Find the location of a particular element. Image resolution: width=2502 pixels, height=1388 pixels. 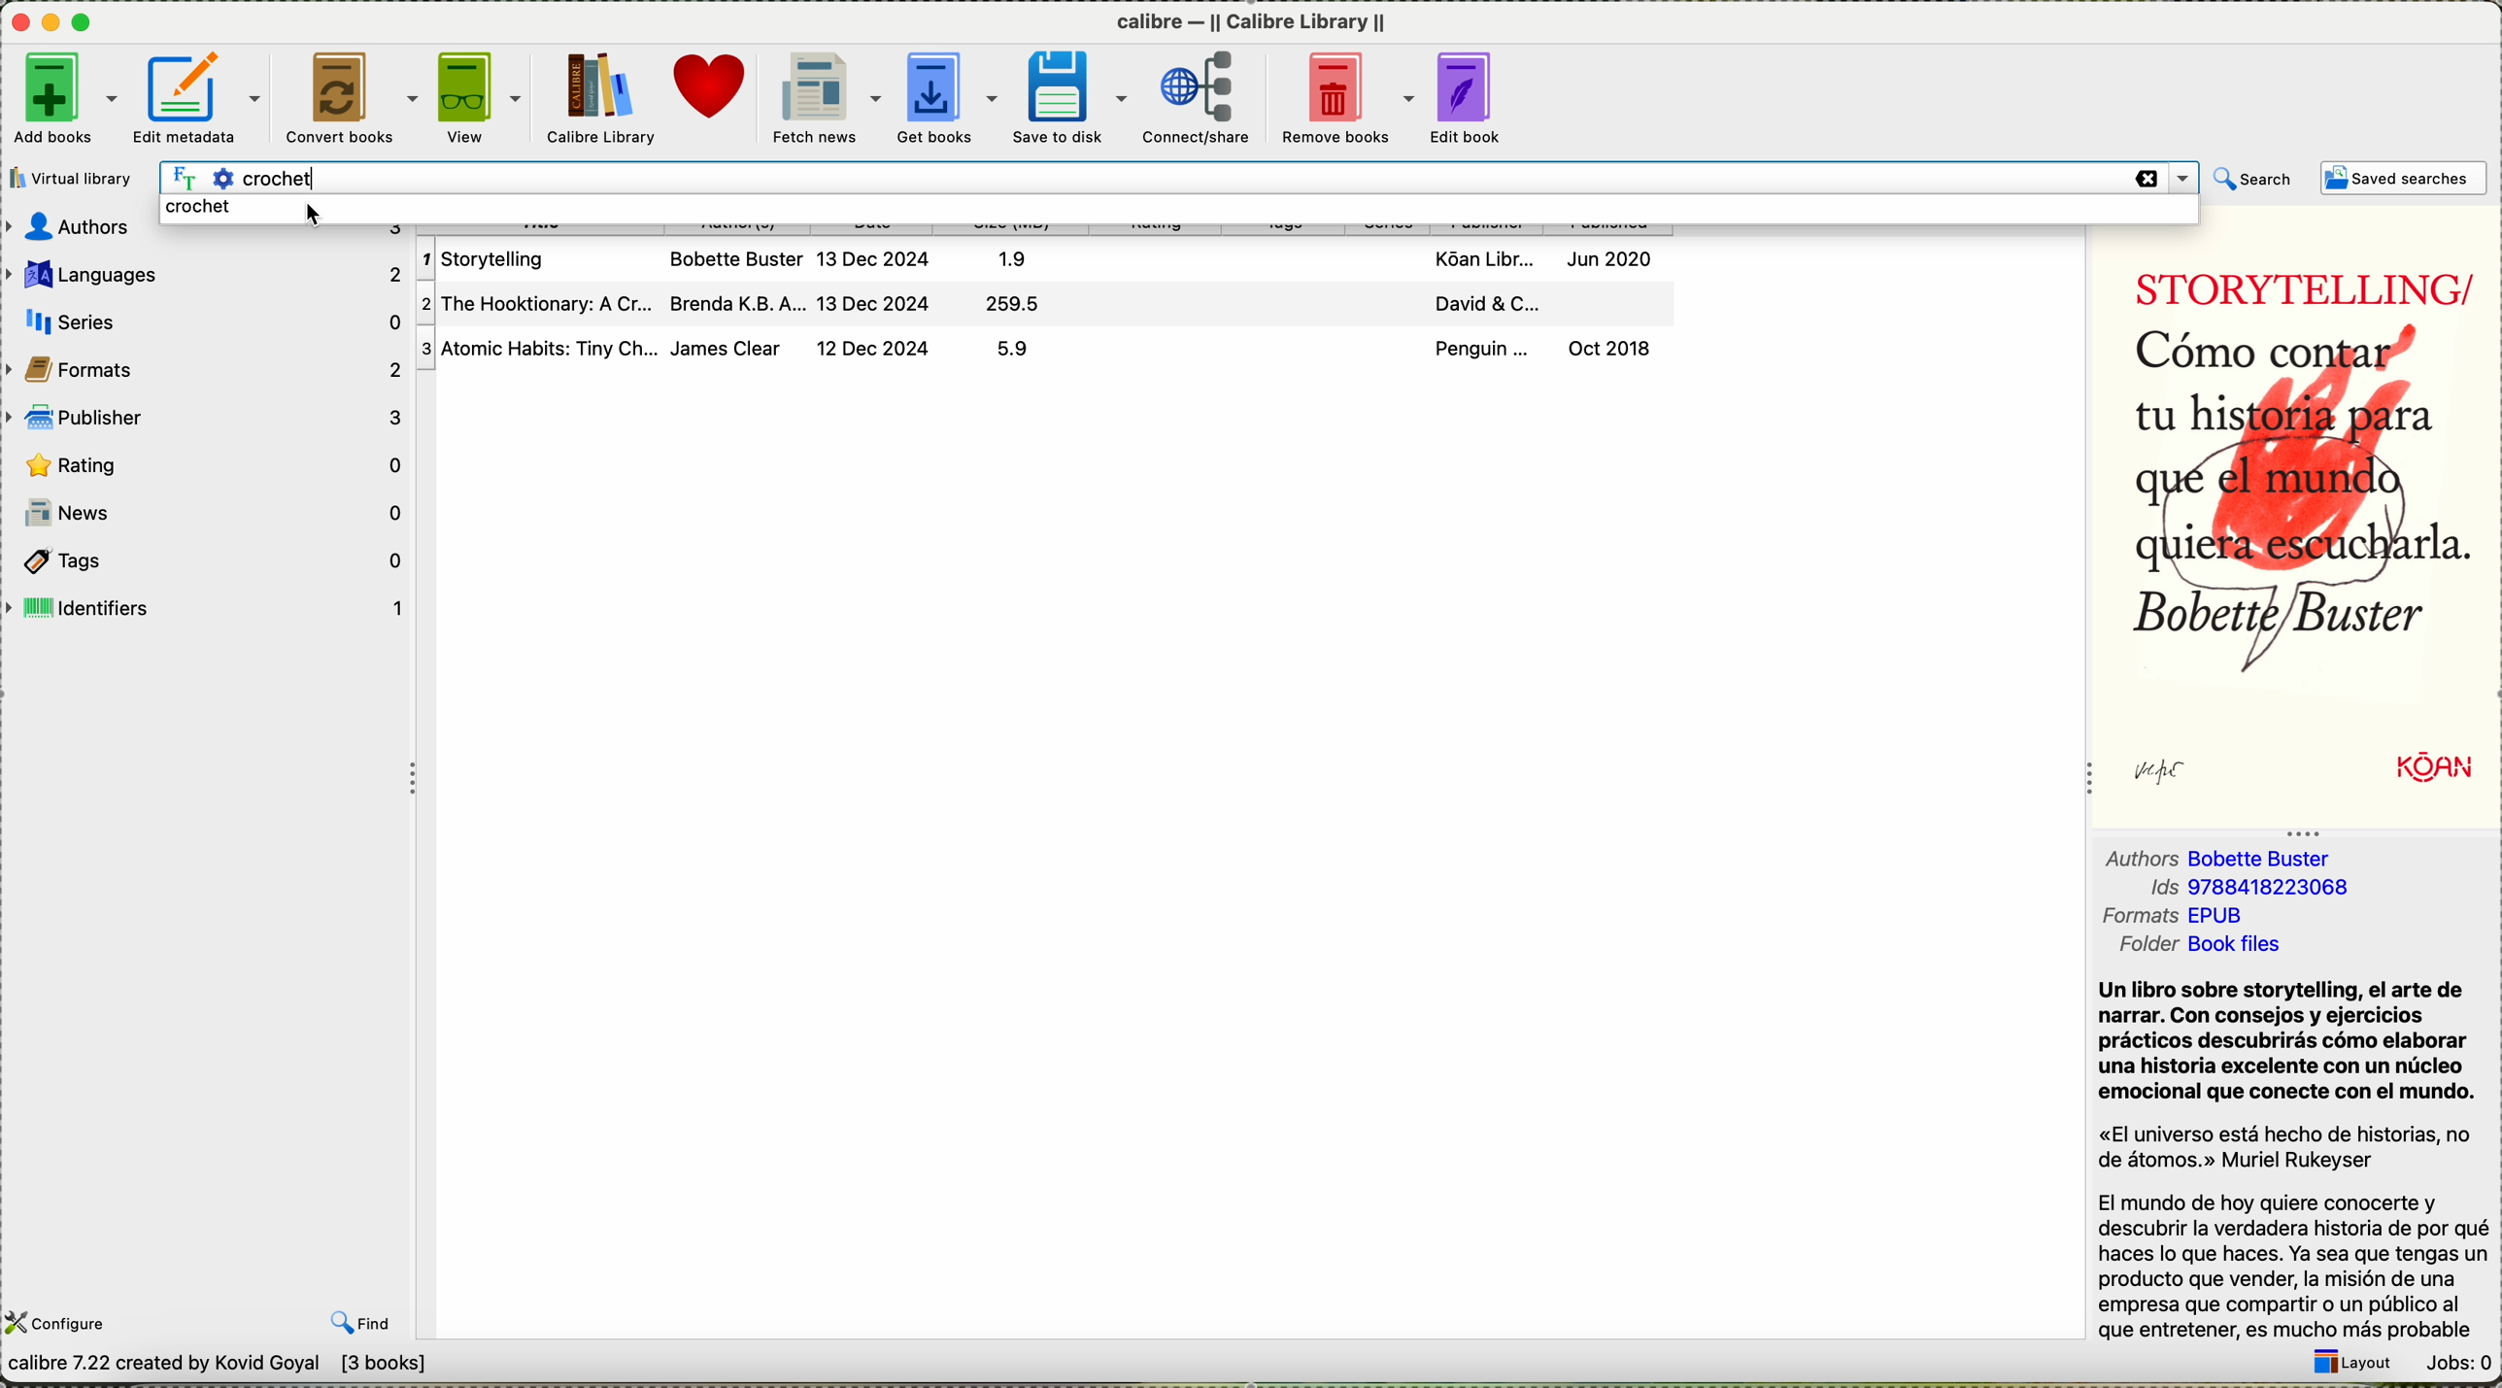

12 Dec 2024 is located at coordinates (879, 351).